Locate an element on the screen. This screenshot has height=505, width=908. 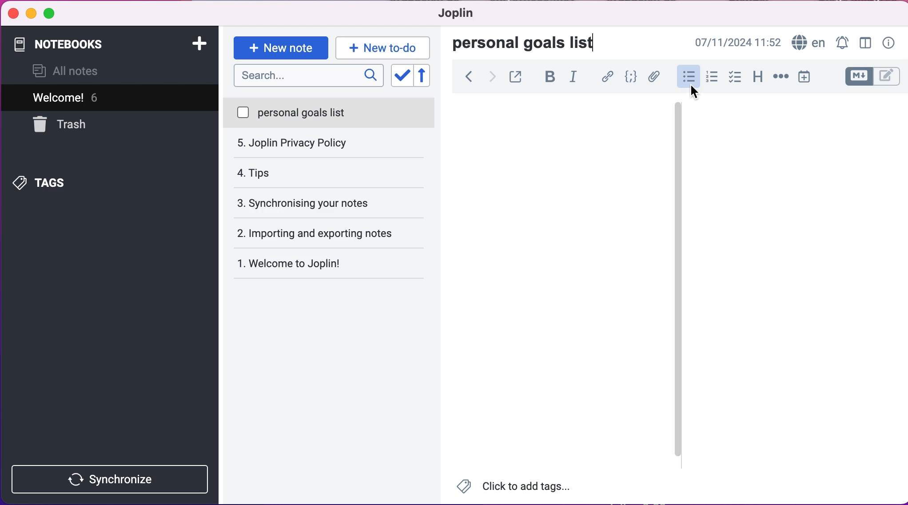
hyperlink is located at coordinates (607, 77).